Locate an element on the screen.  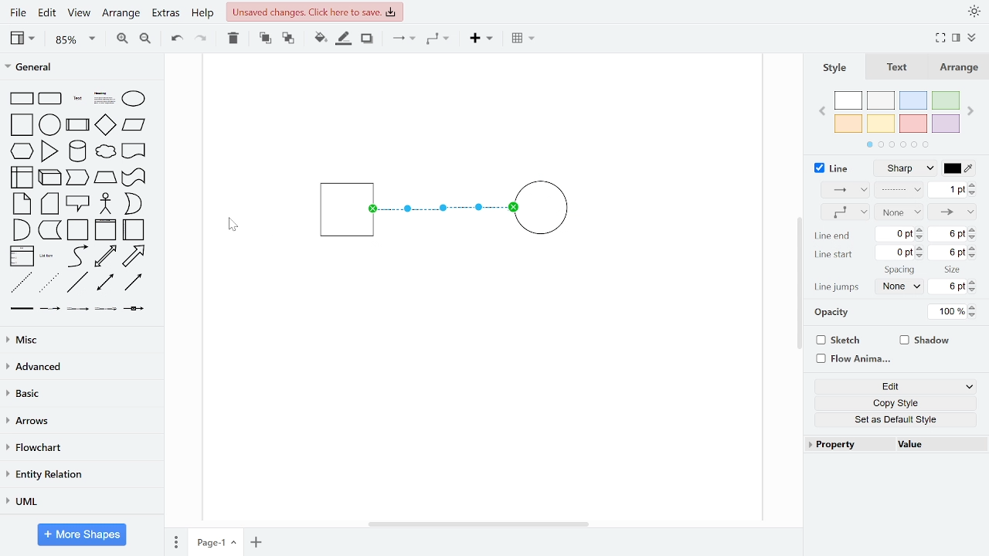
set as default style is located at coordinates (896, 419).